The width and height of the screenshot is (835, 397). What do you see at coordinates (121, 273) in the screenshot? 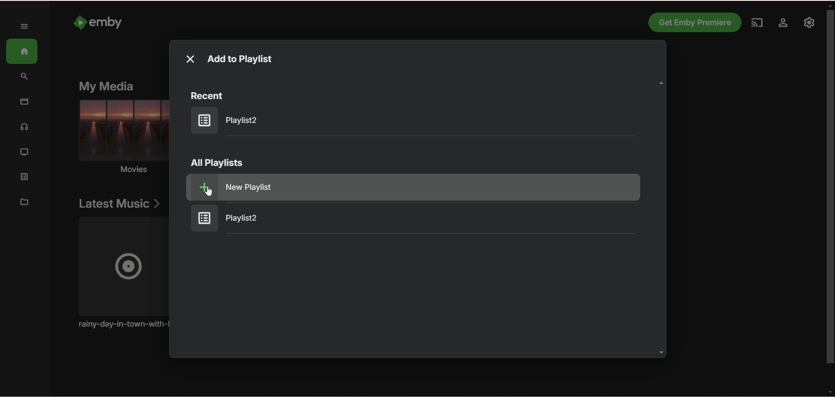
I see `Music album` at bounding box center [121, 273].